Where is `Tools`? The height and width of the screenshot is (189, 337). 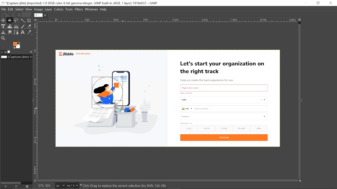 Tools is located at coordinates (70, 9).